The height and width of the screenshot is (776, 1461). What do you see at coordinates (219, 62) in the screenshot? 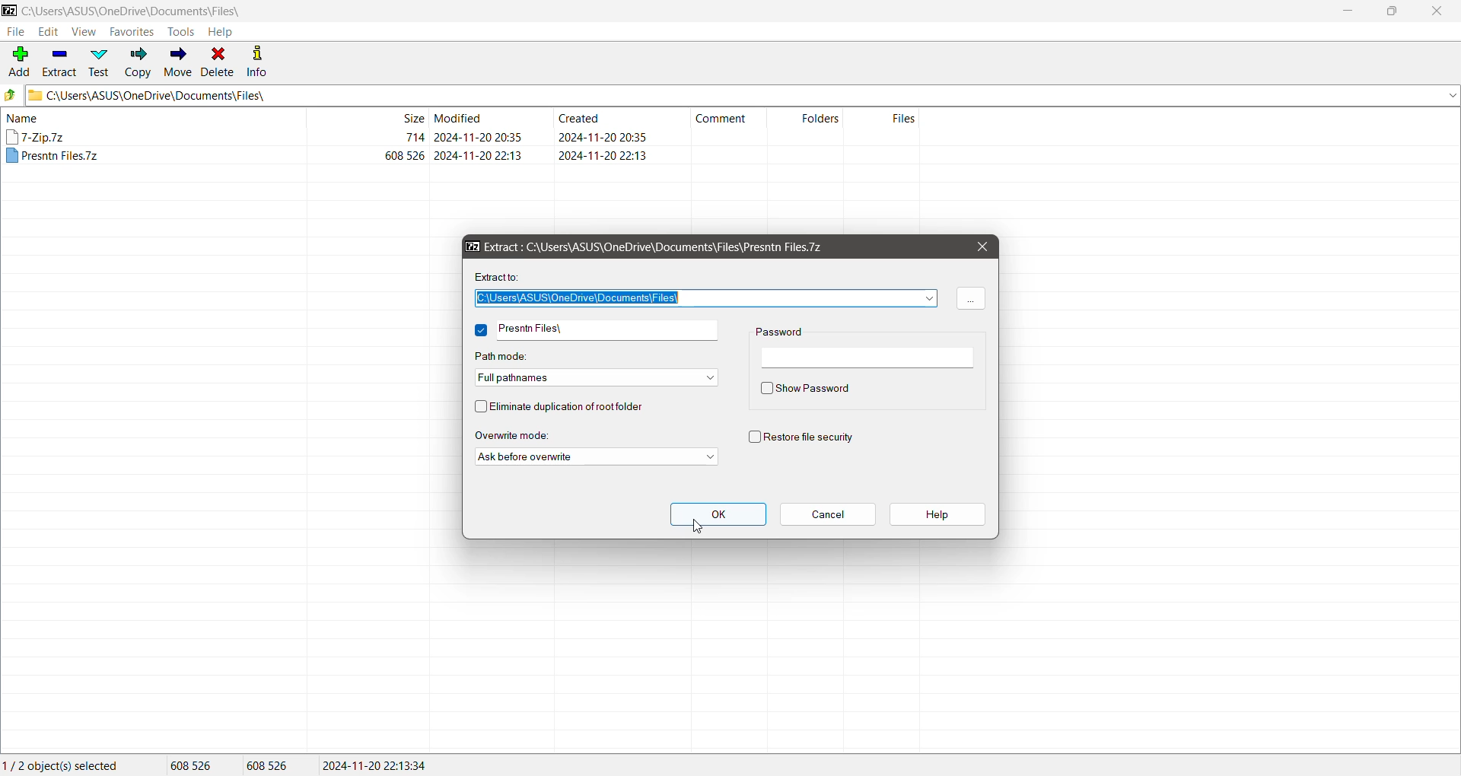
I see `Delete` at bounding box center [219, 62].